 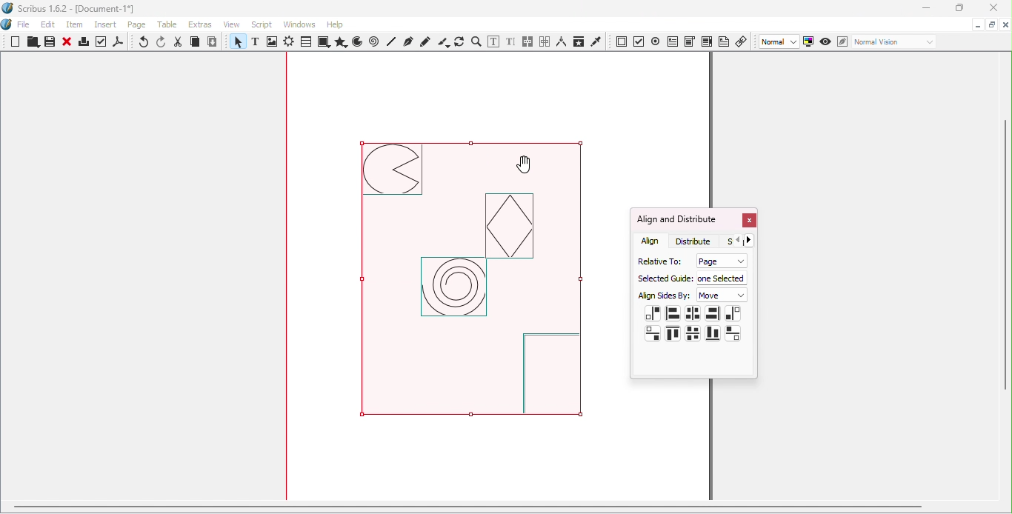 I want to click on Save, so click(x=48, y=42).